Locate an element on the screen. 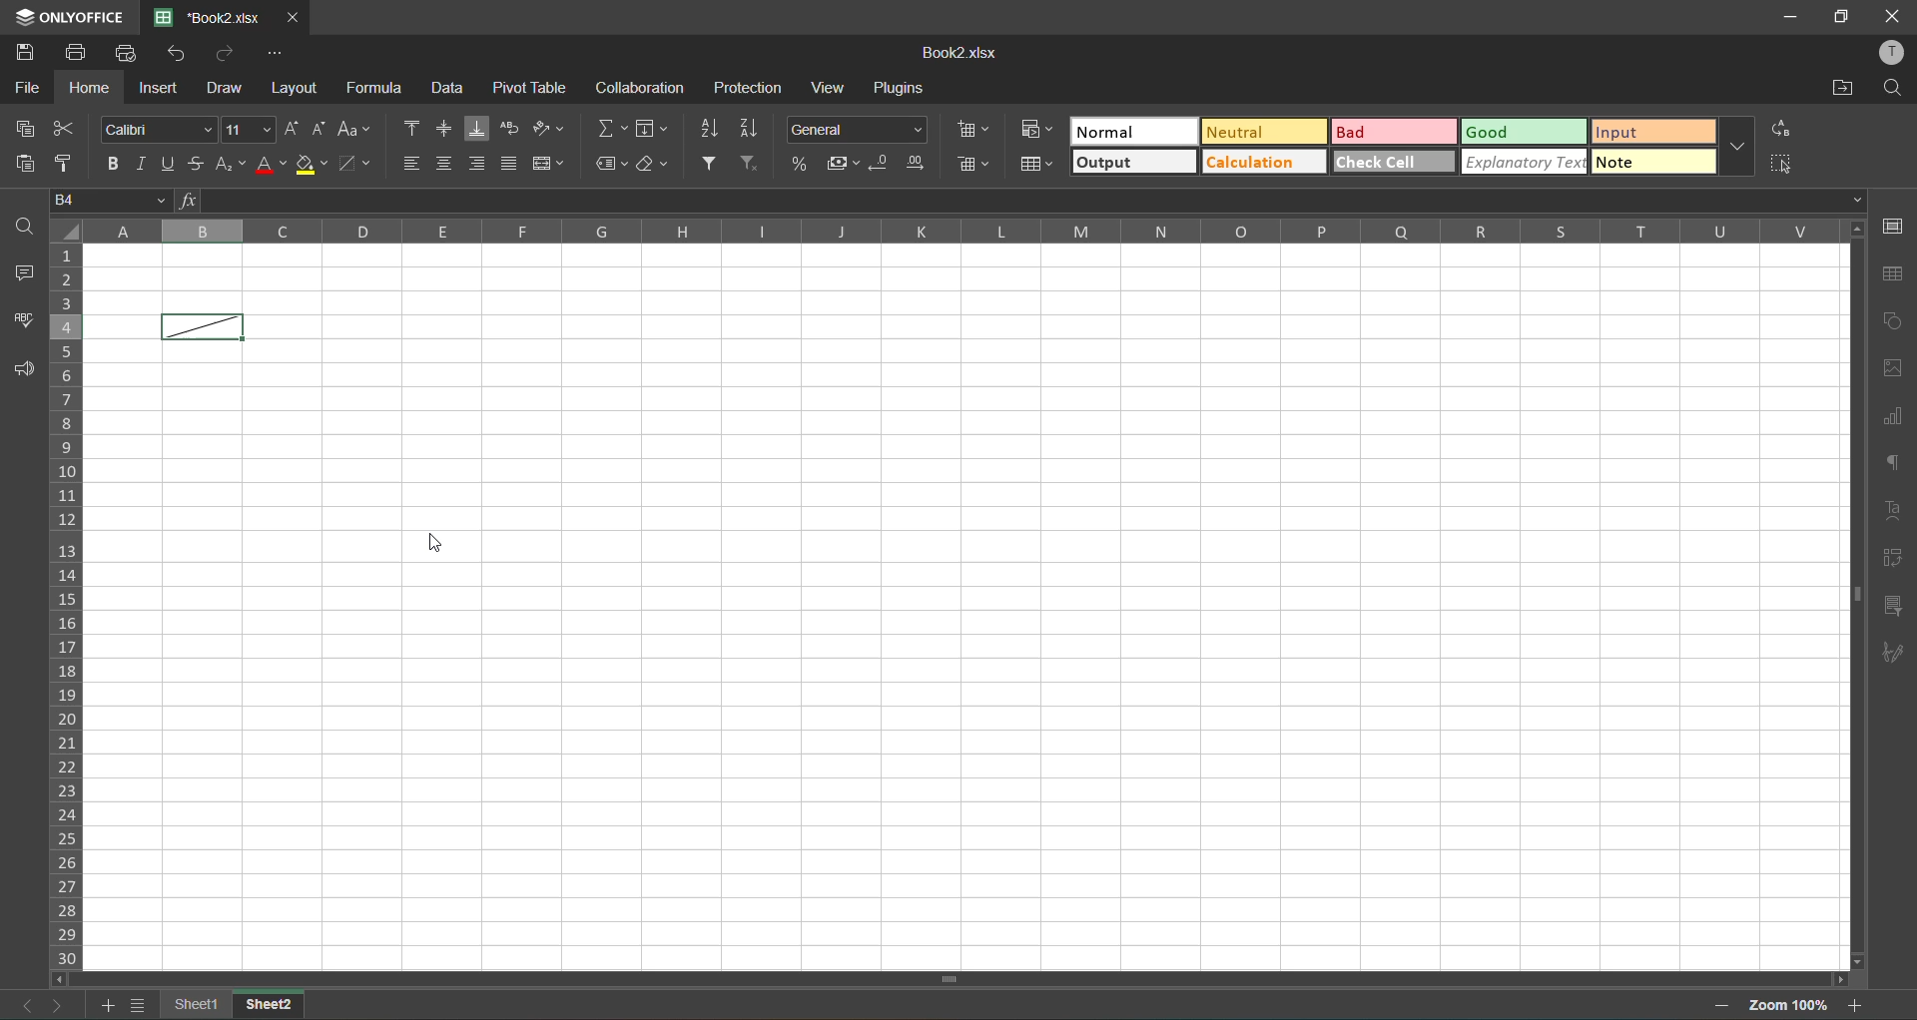  text is located at coordinates (1894, 510).